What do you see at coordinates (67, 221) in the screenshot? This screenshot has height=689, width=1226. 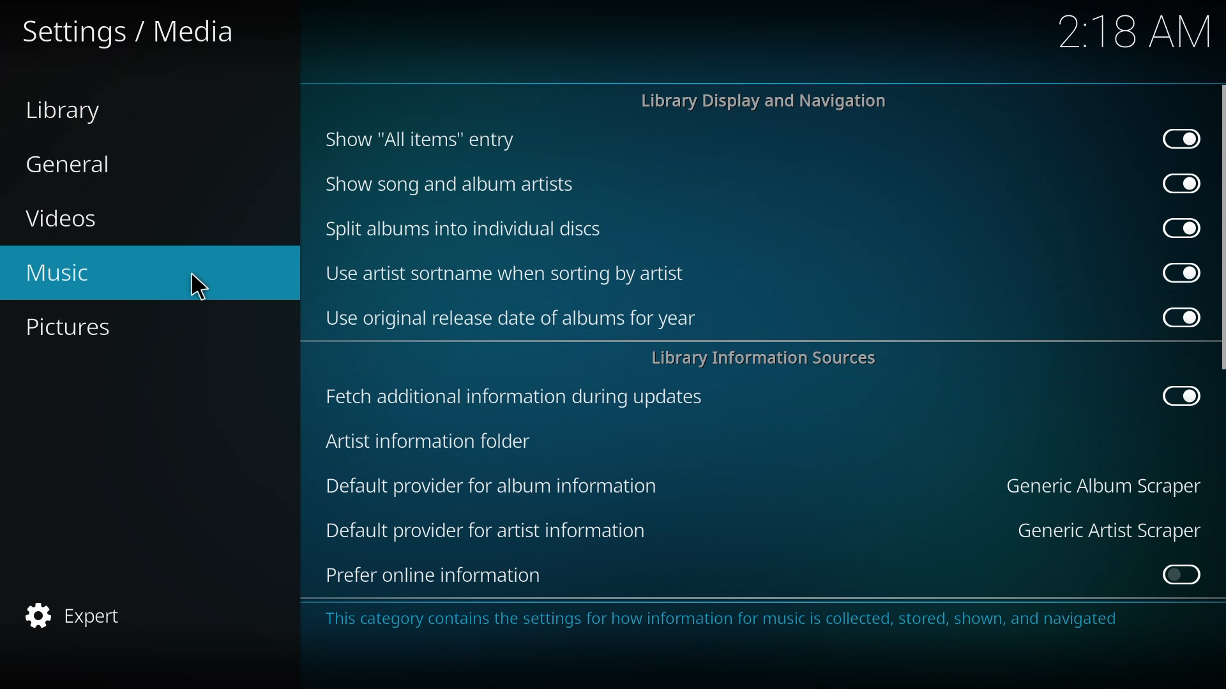 I see `videos` at bounding box center [67, 221].